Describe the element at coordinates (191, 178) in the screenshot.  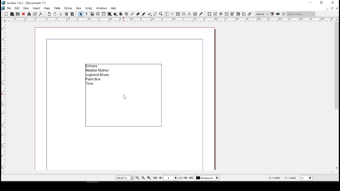
I see `last page` at that location.